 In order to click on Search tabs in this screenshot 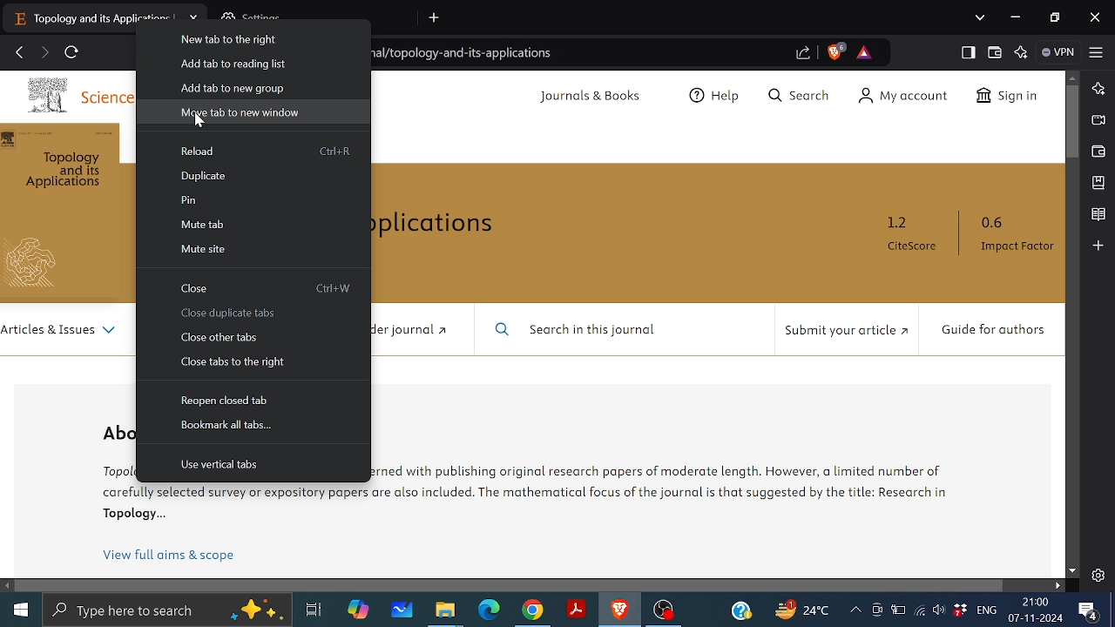, I will do `click(436, 17)`.